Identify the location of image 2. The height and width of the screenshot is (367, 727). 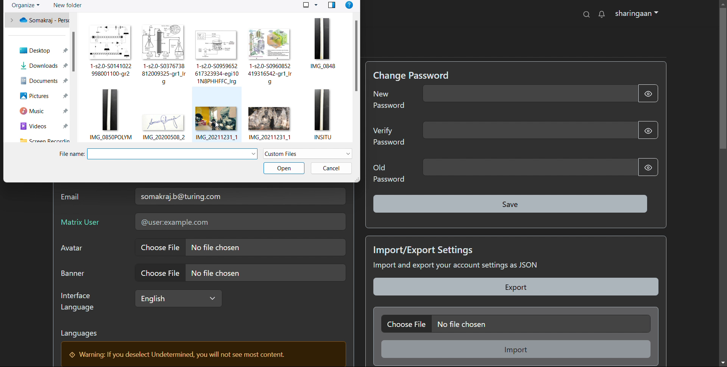
(164, 53).